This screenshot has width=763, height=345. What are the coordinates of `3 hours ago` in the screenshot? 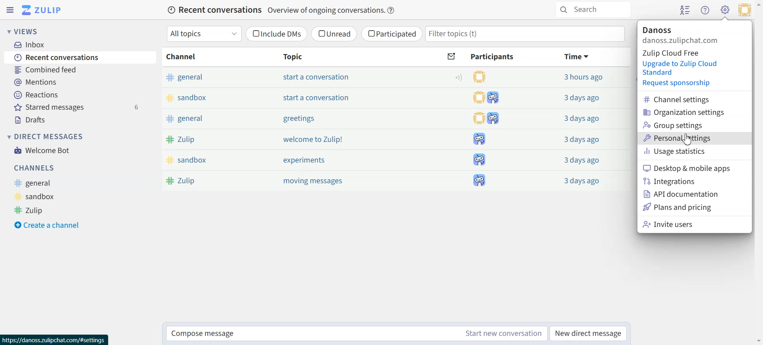 It's located at (584, 77).